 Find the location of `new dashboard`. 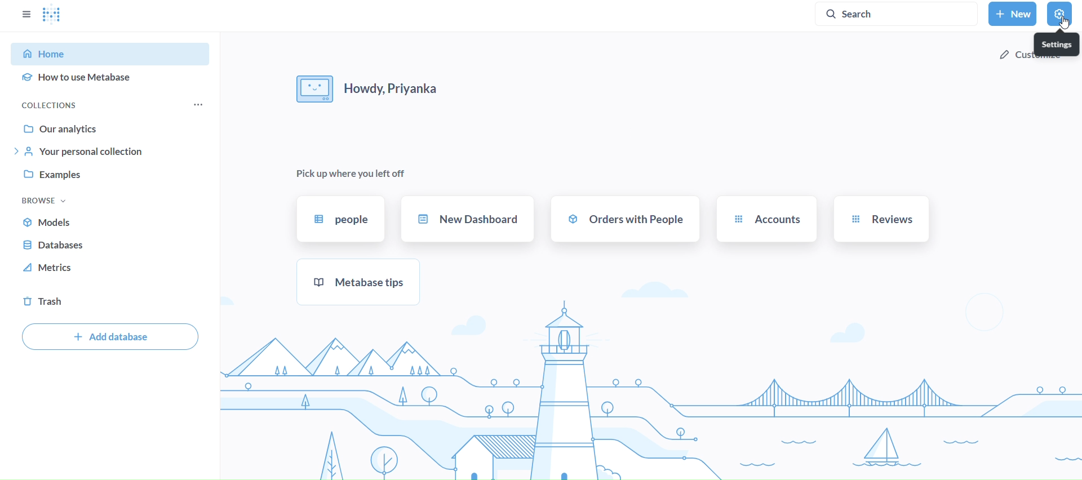

new dashboard is located at coordinates (468, 217).